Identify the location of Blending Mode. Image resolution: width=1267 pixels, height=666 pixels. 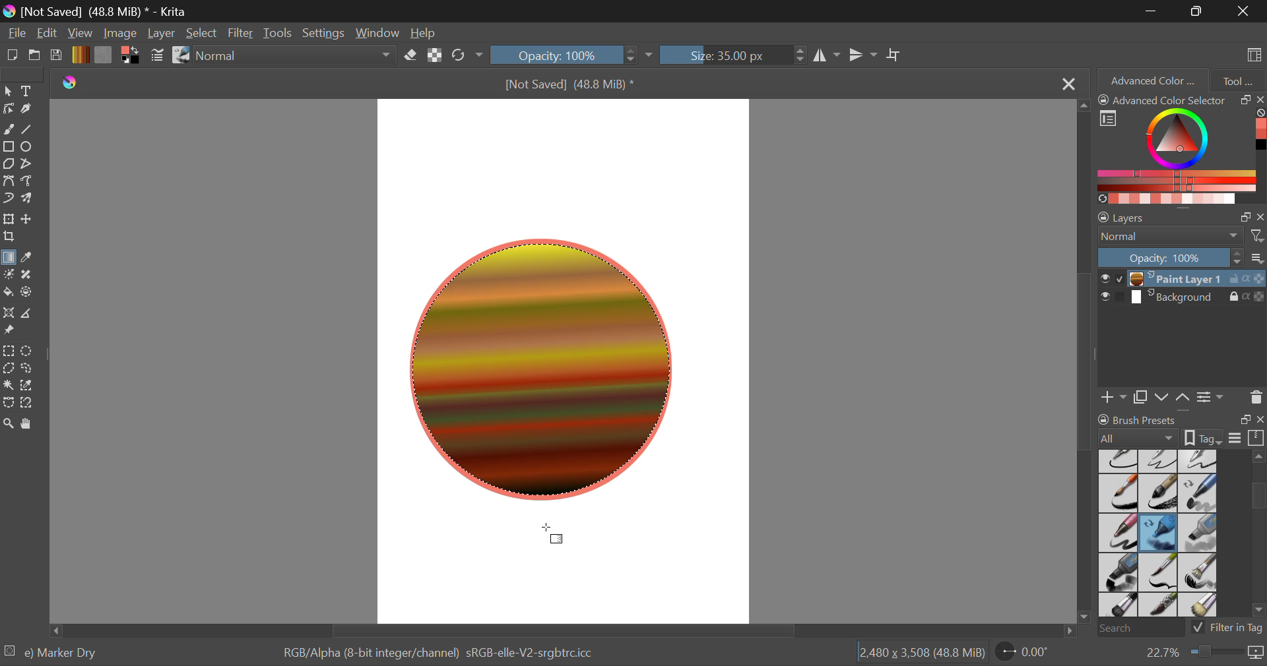
(298, 56).